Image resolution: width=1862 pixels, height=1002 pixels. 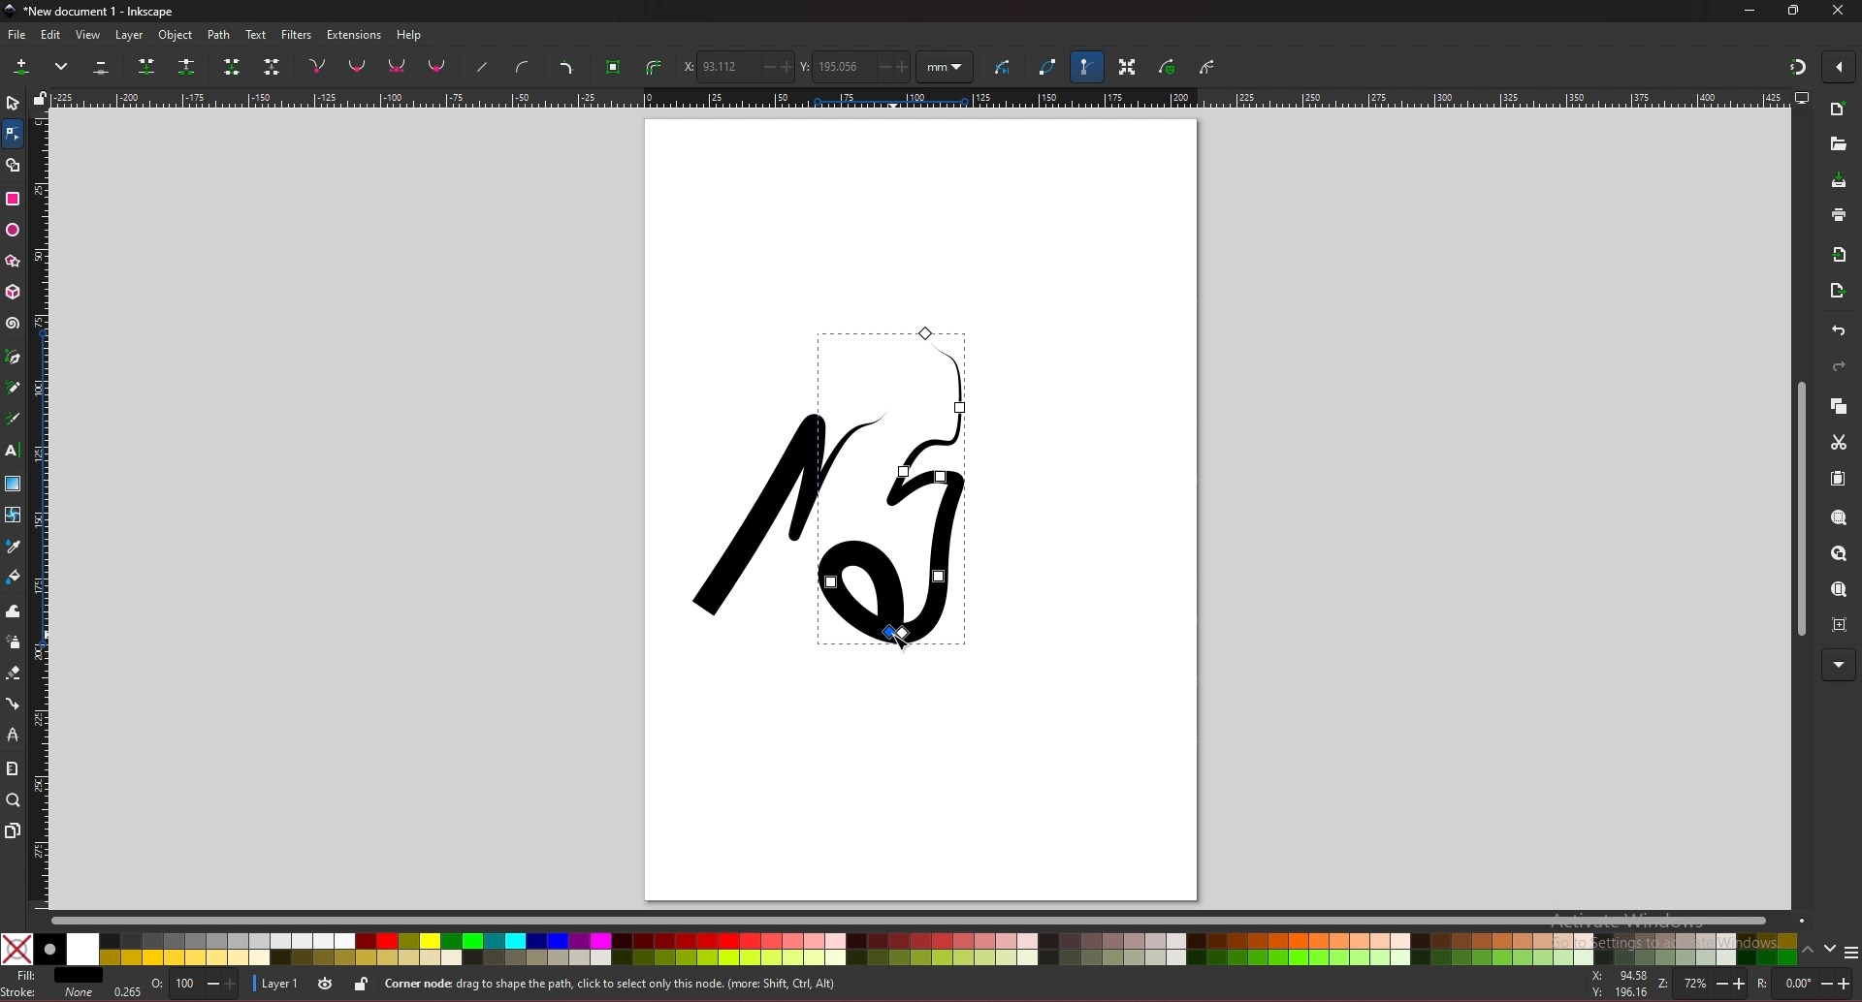 I want to click on spiral, so click(x=14, y=326).